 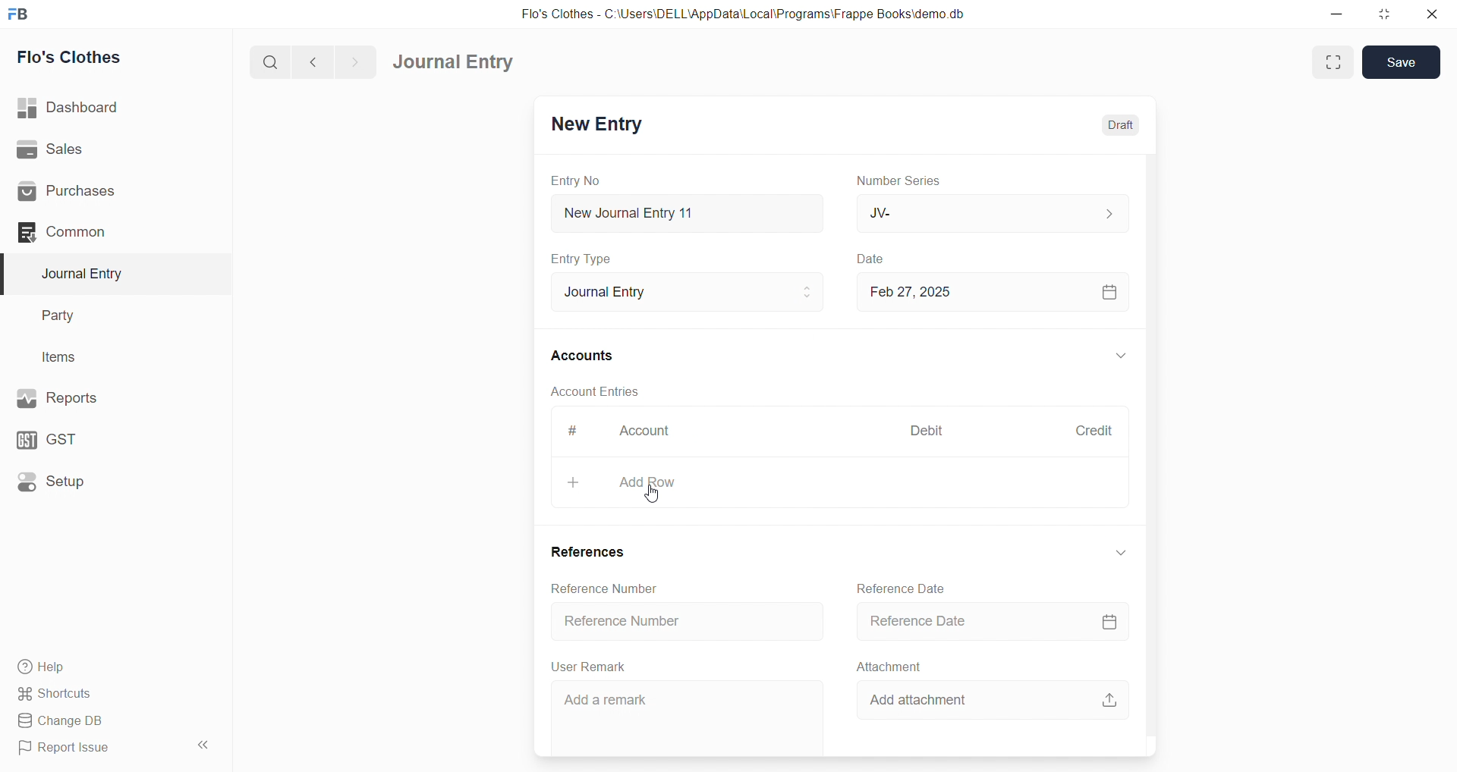 I want to click on New Entry, so click(x=599, y=125).